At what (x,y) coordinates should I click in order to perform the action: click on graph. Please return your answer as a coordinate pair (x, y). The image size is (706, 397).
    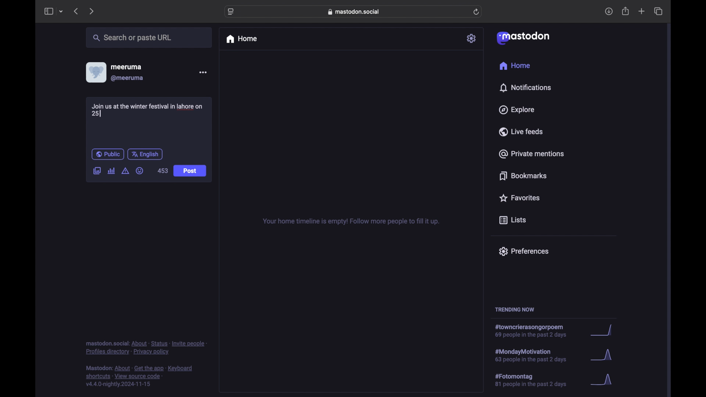
    Looking at the image, I should click on (603, 357).